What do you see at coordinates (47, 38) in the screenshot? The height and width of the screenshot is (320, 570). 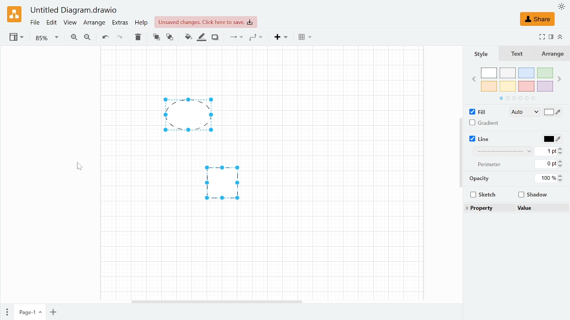 I see `Zoom` at bounding box center [47, 38].